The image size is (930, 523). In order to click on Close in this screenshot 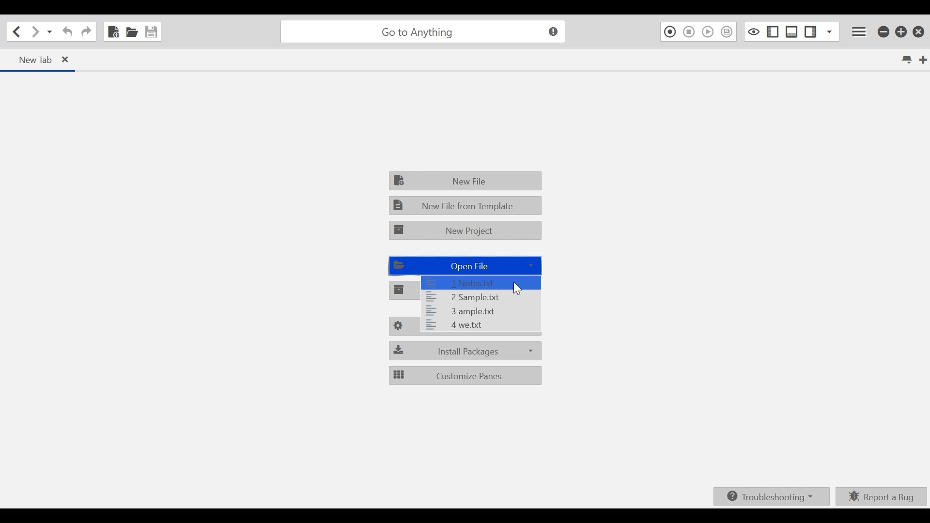, I will do `click(919, 32)`.